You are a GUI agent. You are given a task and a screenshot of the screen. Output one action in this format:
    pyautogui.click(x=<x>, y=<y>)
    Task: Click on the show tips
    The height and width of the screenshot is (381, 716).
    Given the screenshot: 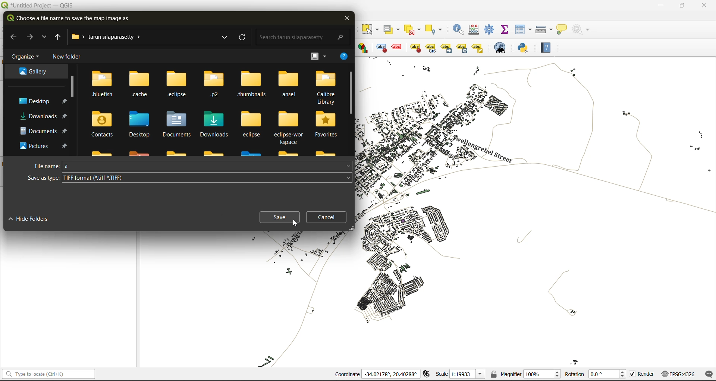 What is the action you would take?
    pyautogui.click(x=564, y=29)
    